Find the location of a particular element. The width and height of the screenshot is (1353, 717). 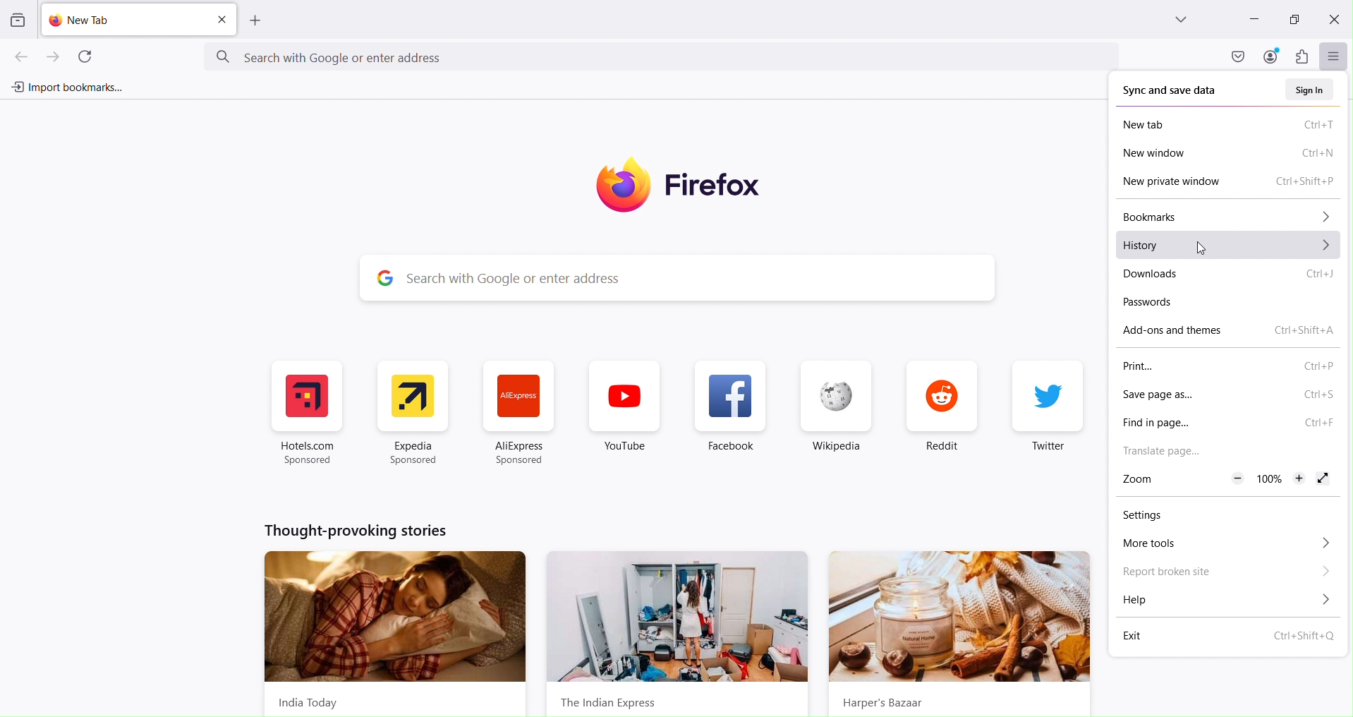

Display the window in full screen is located at coordinates (1323, 478).